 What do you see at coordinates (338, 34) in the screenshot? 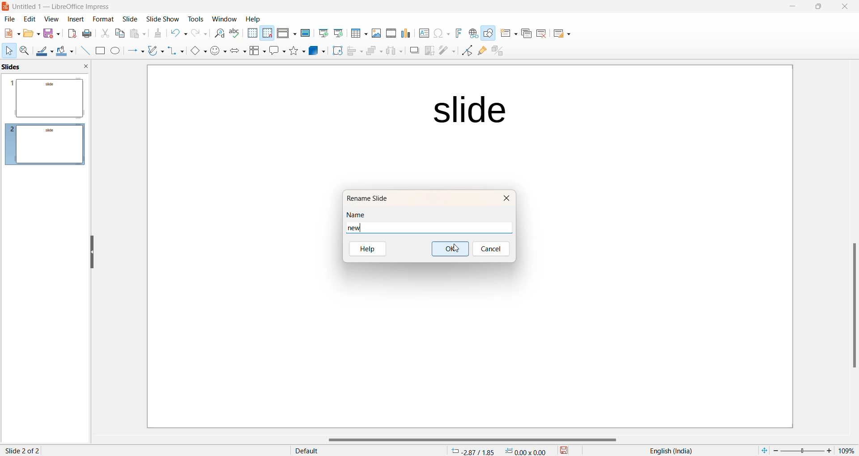
I see `Start from current slide` at bounding box center [338, 34].